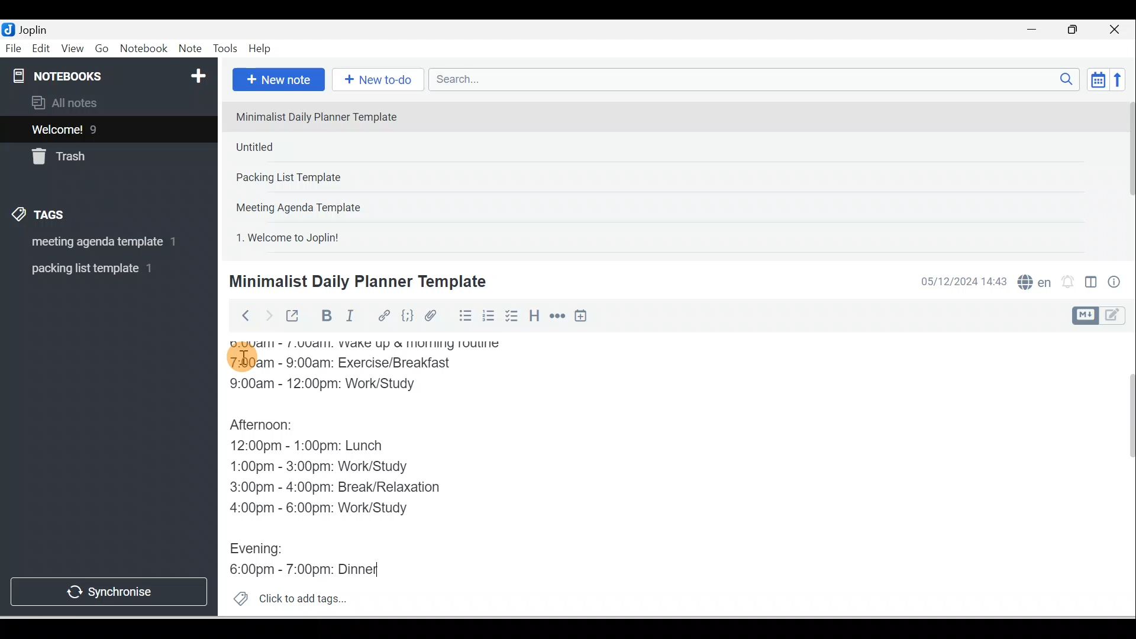 Image resolution: width=1136 pixels, height=639 pixels. What do you see at coordinates (14, 47) in the screenshot?
I see `File` at bounding box center [14, 47].